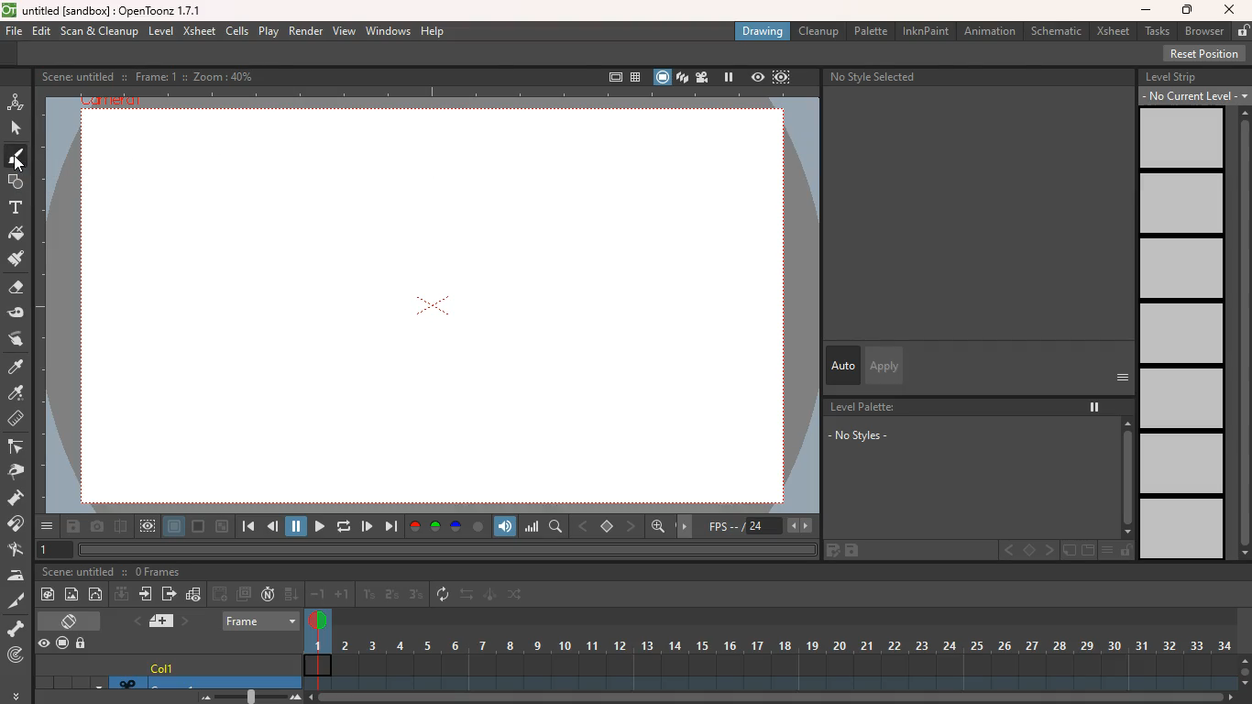 This screenshot has height=704, width=1252. What do you see at coordinates (857, 551) in the screenshot?
I see `save` at bounding box center [857, 551].